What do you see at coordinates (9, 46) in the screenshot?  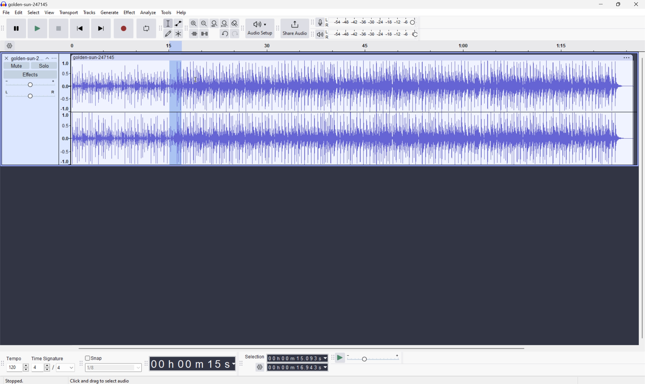 I see `settings` at bounding box center [9, 46].